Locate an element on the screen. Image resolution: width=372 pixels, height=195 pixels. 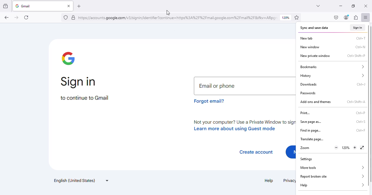
shortcut for find in page is located at coordinates (360, 130).